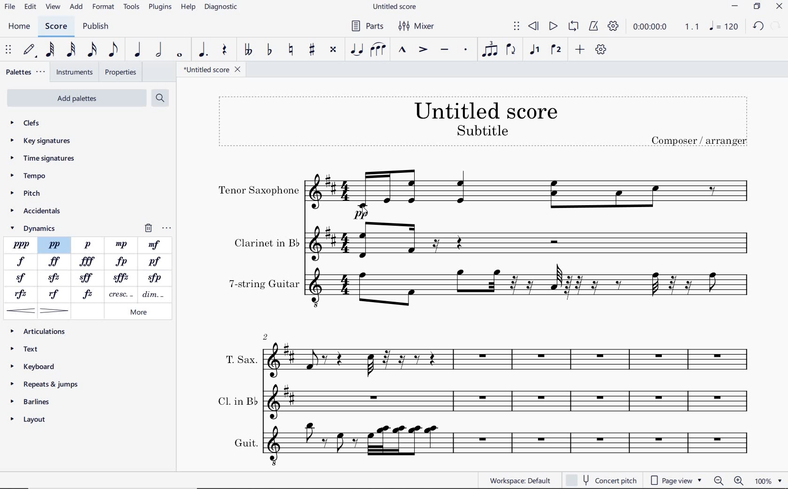  I want to click on text, so click(259, 191).